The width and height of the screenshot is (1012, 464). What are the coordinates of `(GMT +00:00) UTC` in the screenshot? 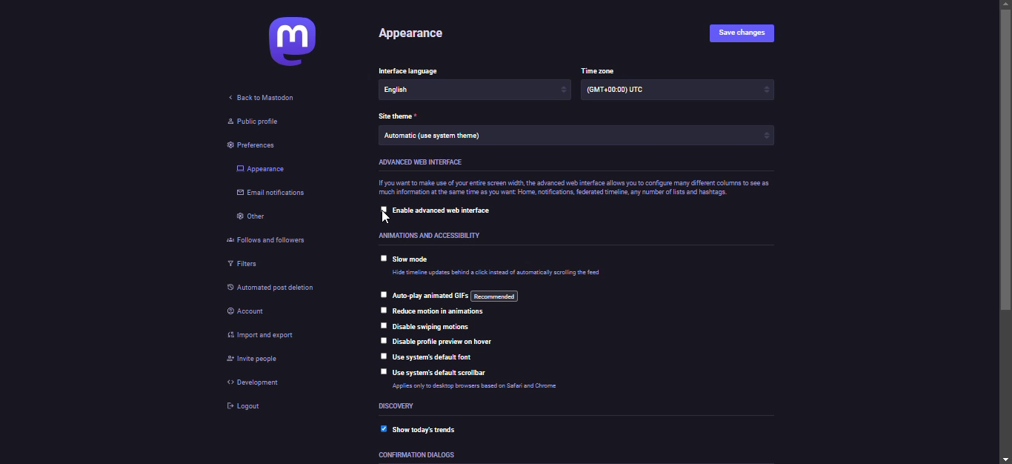 It's located at (667, 90).